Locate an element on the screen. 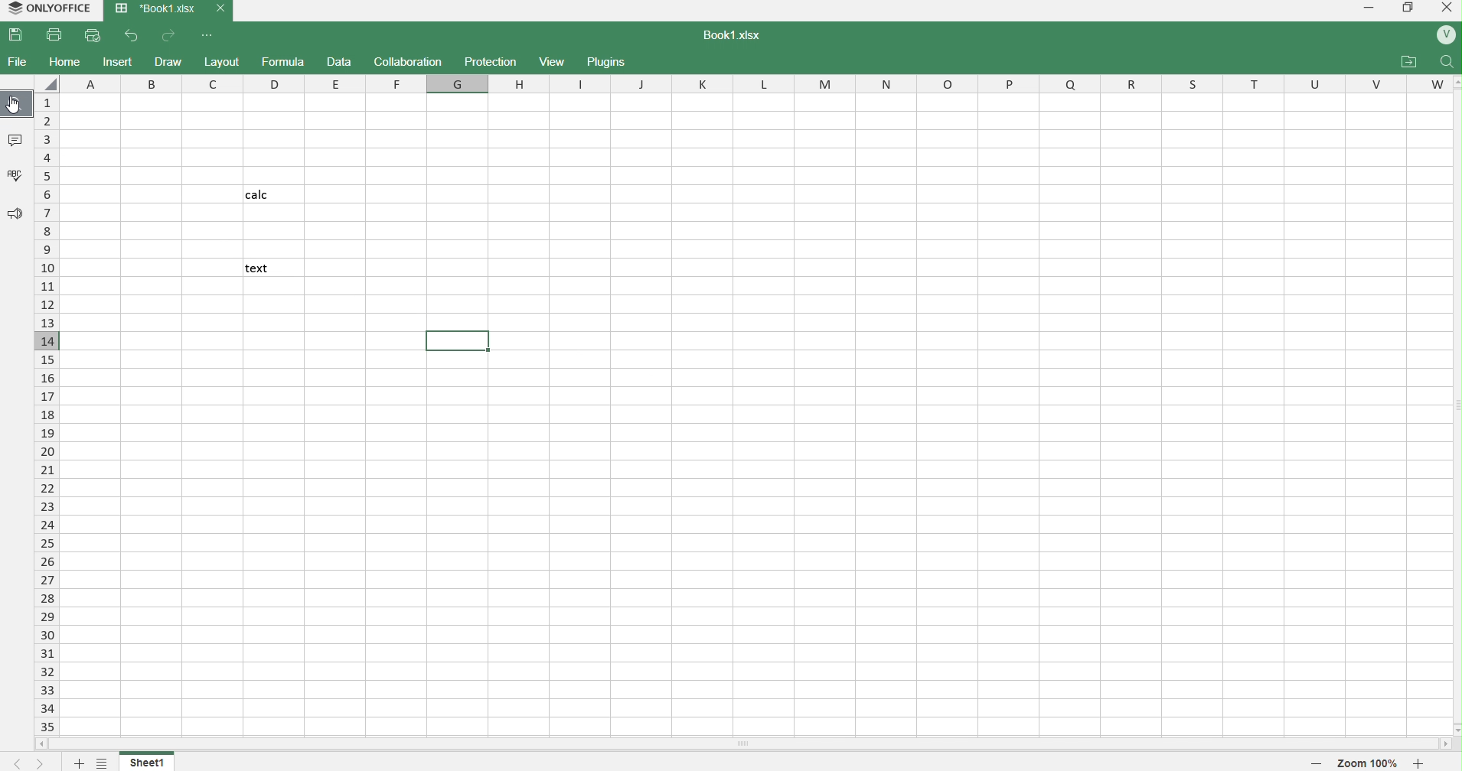  close is located at coordinates (1444, 11).